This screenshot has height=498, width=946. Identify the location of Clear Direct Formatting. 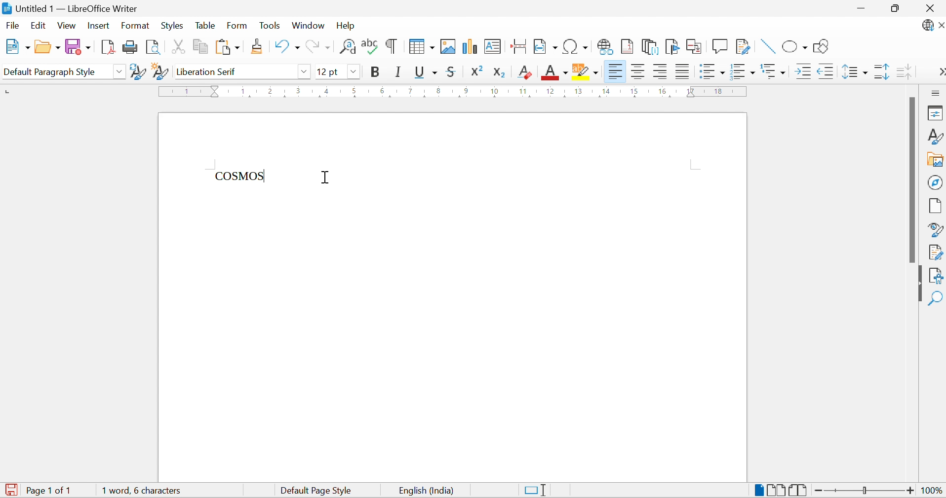
(525, 72).